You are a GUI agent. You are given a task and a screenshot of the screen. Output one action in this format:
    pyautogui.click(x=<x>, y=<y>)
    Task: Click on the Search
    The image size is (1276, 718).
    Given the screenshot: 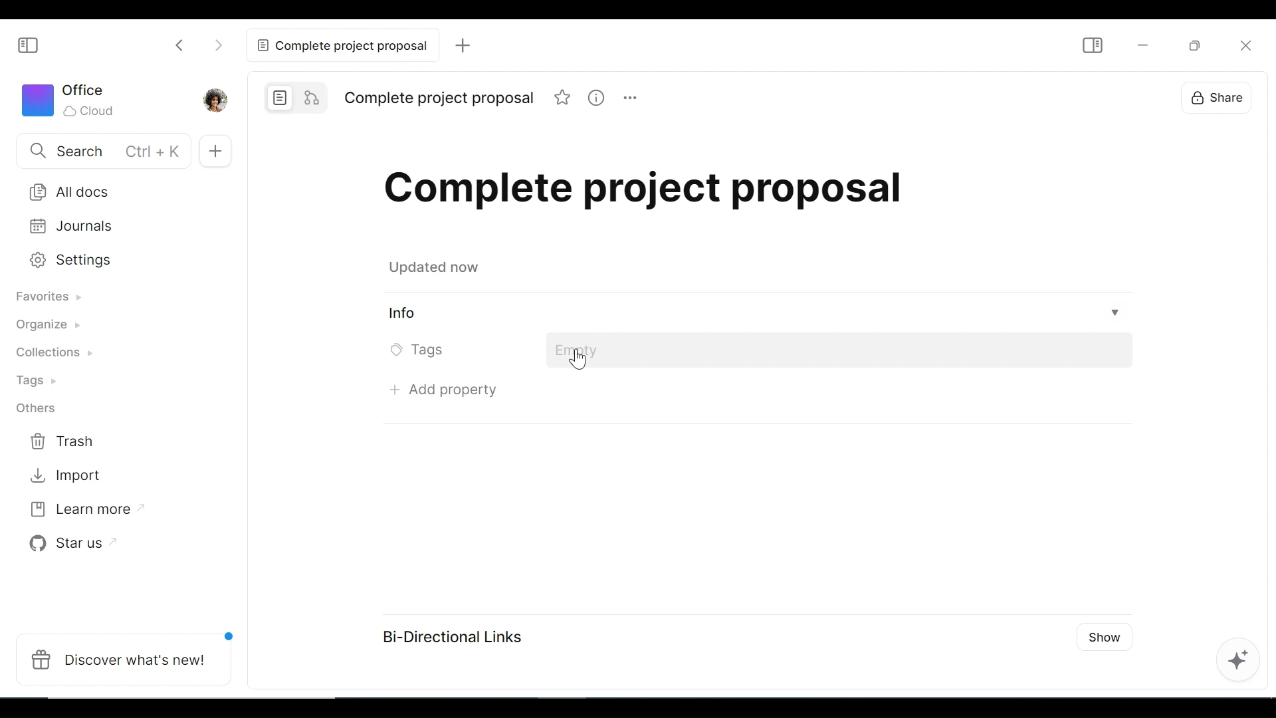 What is the action you would take?
    pyautogui.click(x=100, y=152)
    